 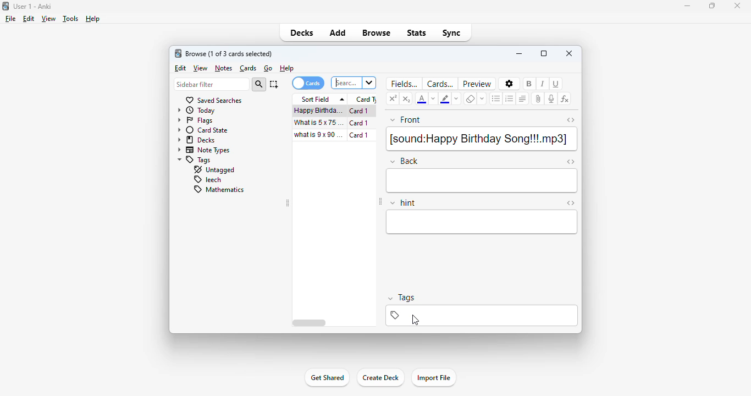 I want to click on change color, so click(x=455, y=98).